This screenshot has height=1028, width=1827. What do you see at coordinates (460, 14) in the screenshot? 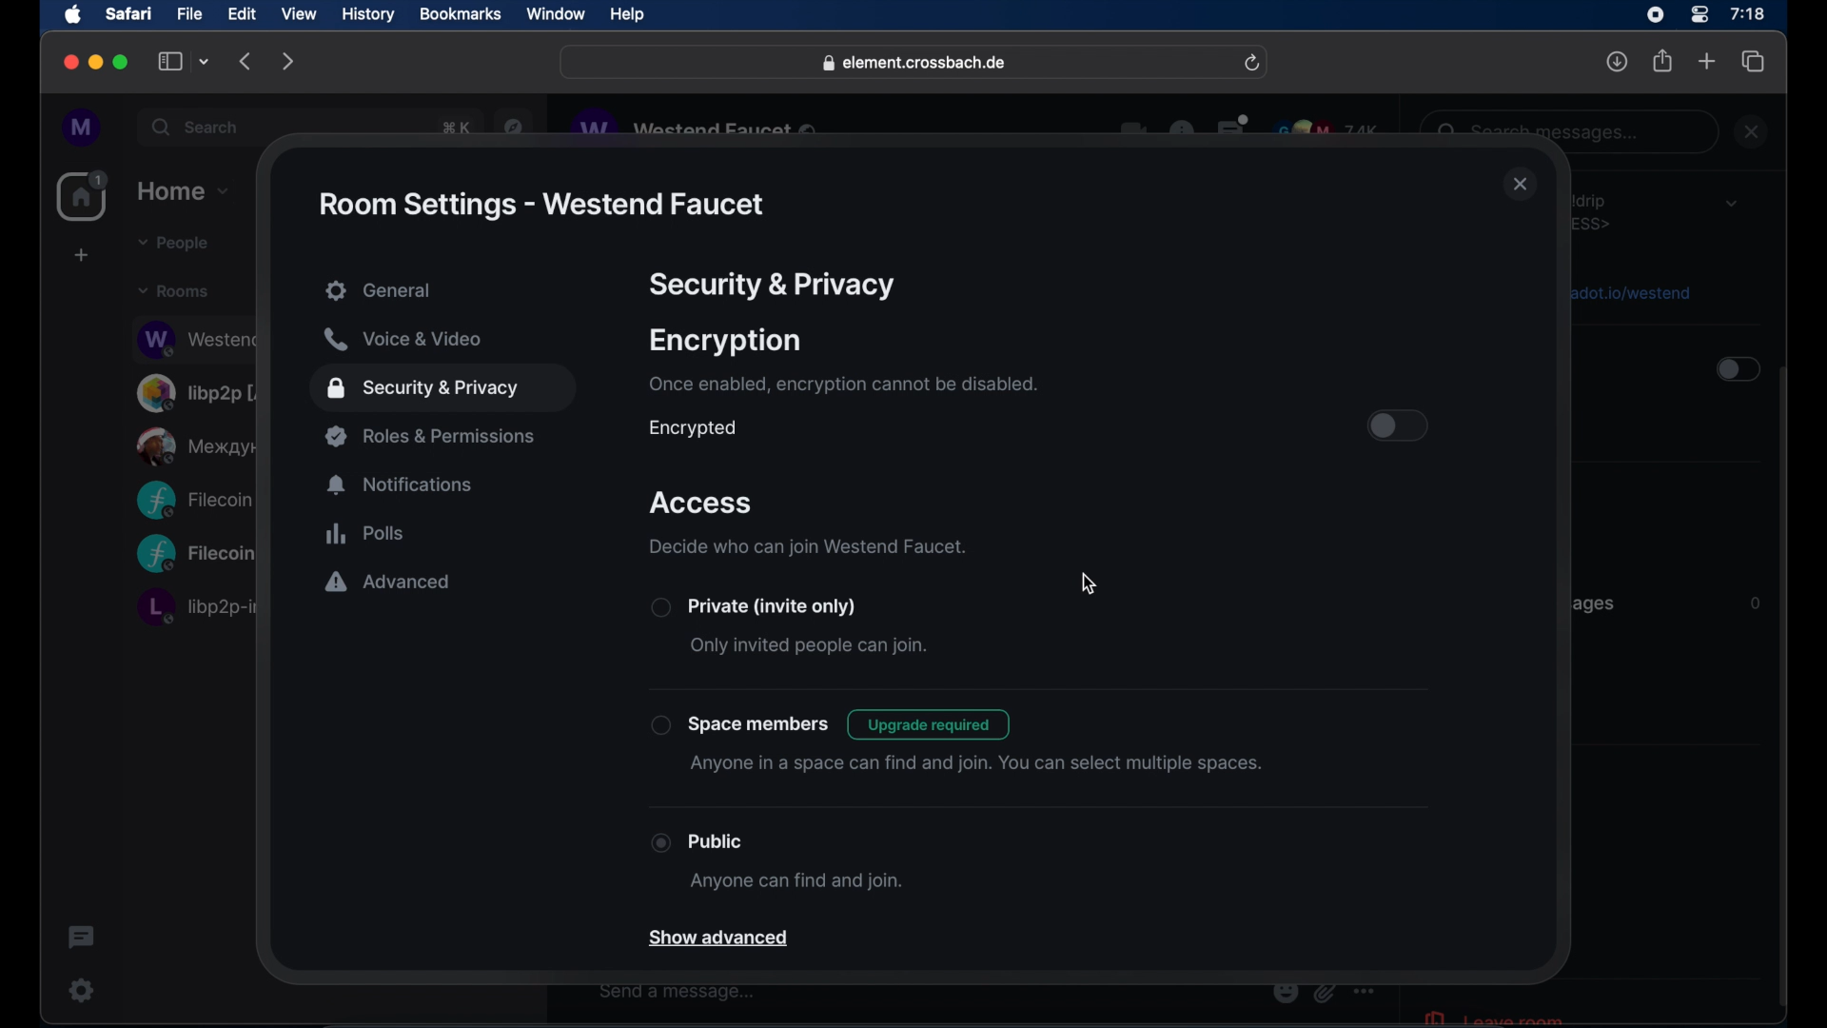
I see `bookmarks` at bounding box center [460, 14].